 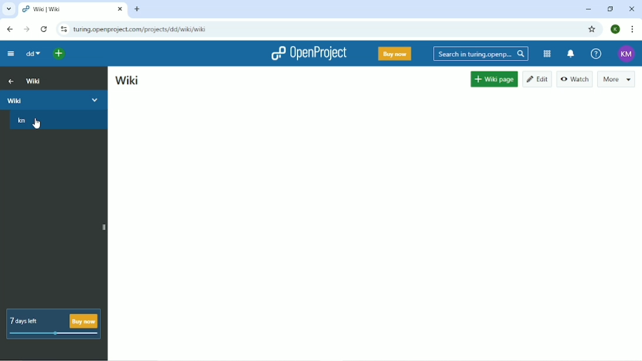 What do you see at coordinates (630, 9) in the screenshot?
I see `Close` at bounding box center [630, 9].